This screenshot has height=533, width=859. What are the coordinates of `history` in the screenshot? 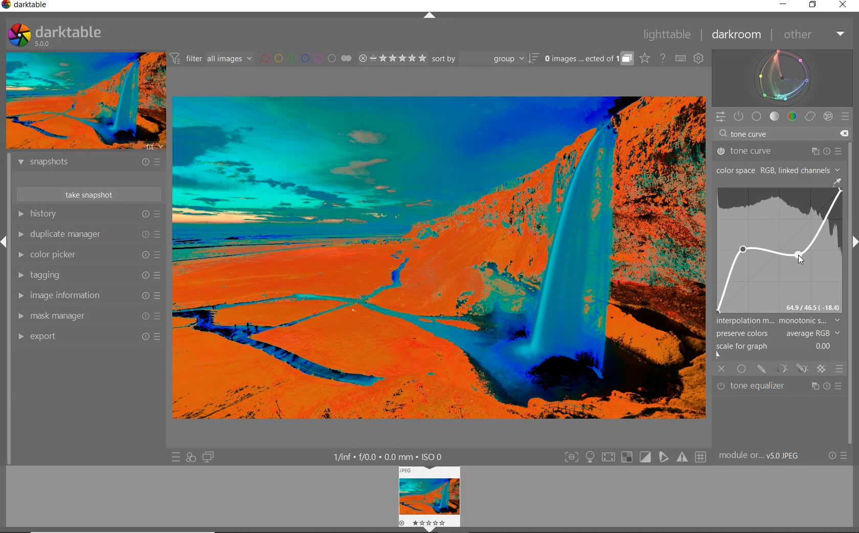 It's located at (88, 213).